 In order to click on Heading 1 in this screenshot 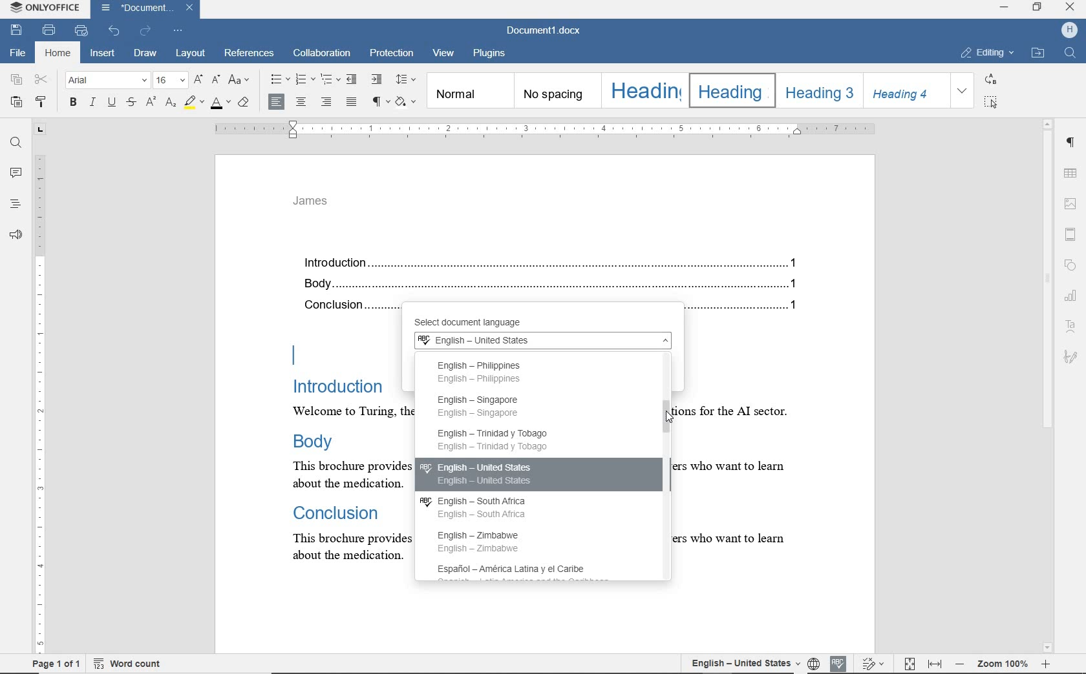, I will do `click(643, 90)`.